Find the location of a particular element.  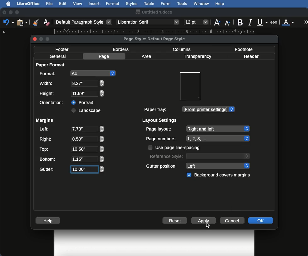

Clipboard is located at coordinates (22, 22).